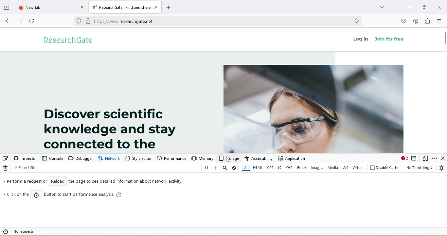  I want to click on filter urls, so click(32, 168).